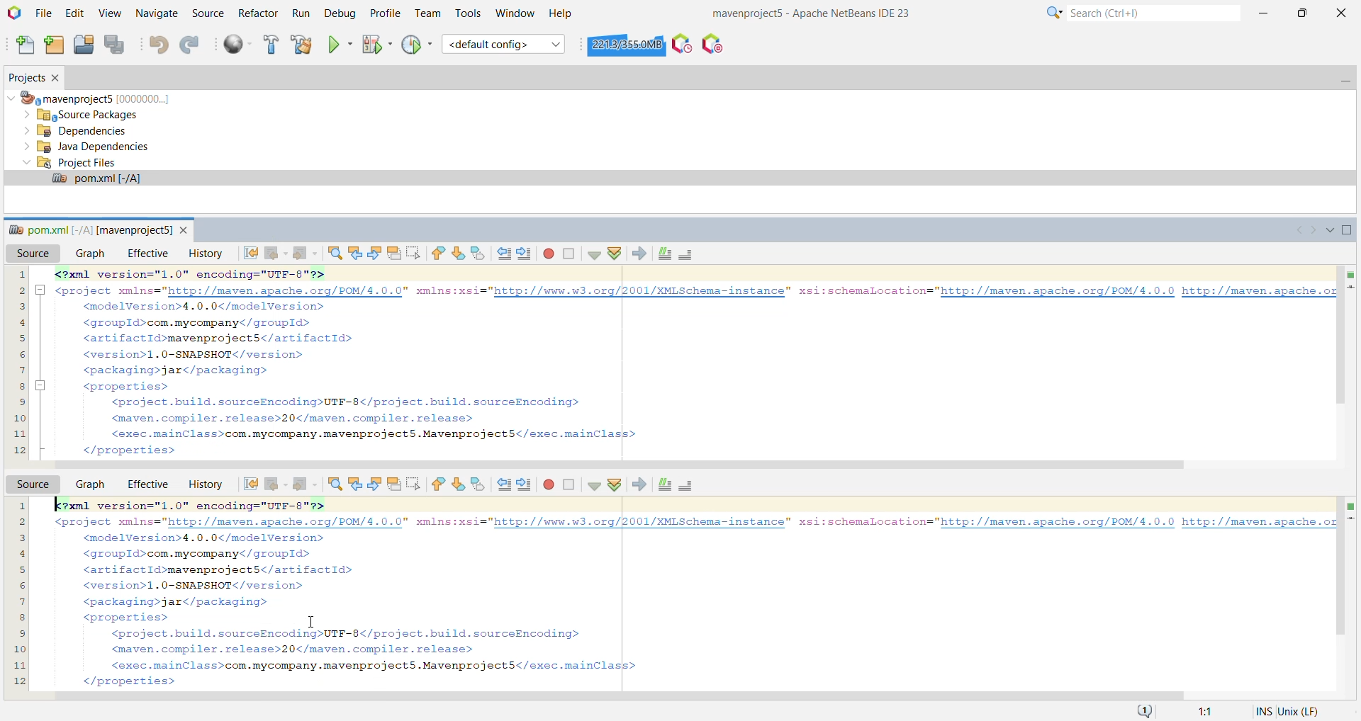  Describe the element at coordinates (159, 46) in the screenshot. I see `Undo` at that location.